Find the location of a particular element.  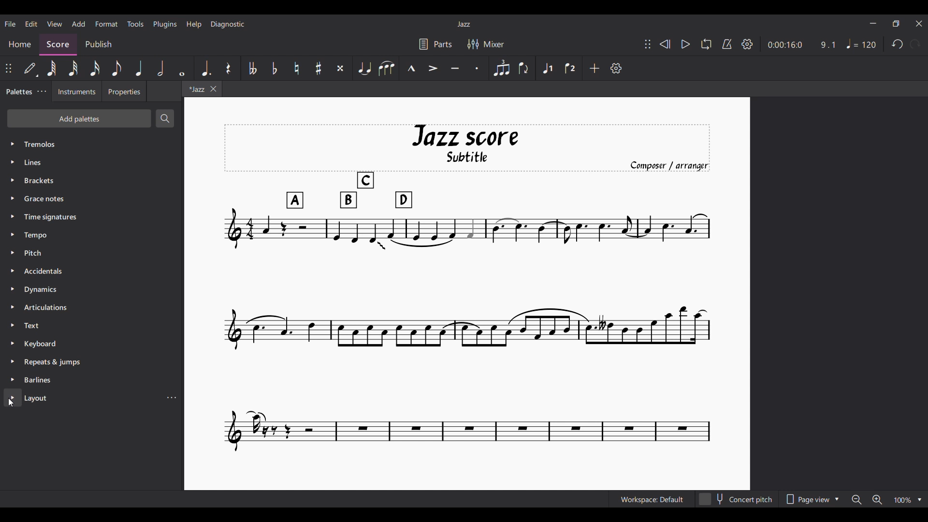

Undo is located at coordinates (898, 44).